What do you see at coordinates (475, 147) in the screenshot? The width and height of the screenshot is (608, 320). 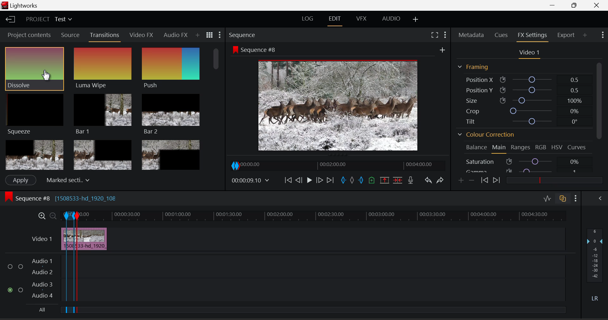 I see `Balance` at bounding box center [475, 147].